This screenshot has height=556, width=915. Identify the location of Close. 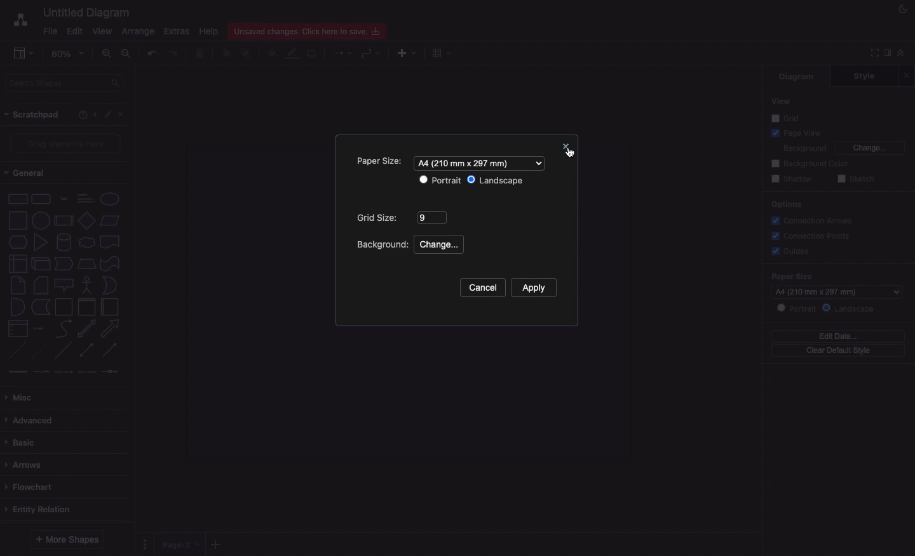
(564, 147).